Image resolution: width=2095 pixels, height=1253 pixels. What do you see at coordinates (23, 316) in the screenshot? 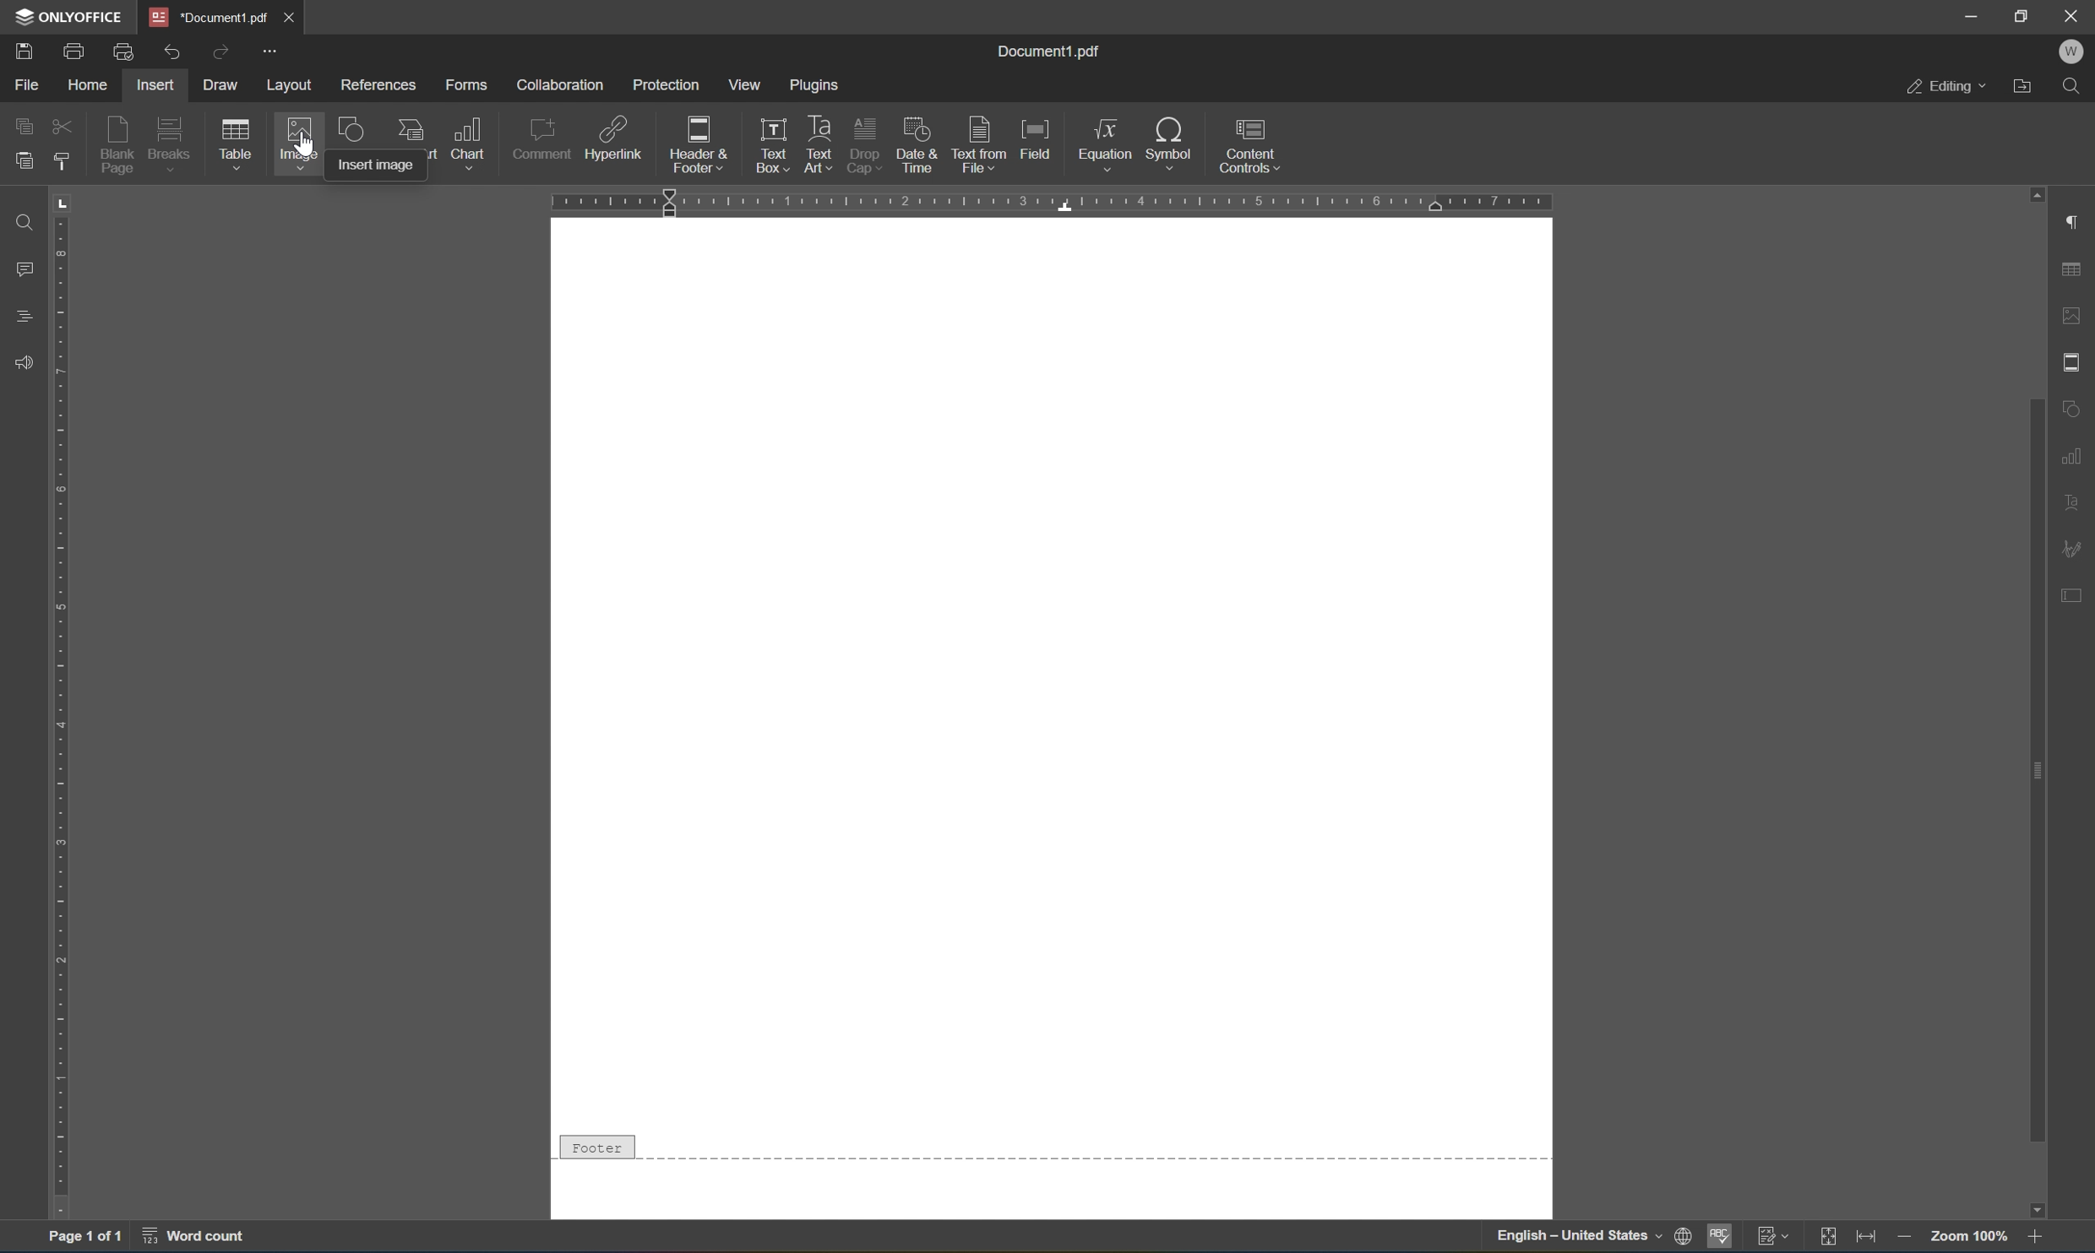
I see `headings` at bounding box center [23, 316].